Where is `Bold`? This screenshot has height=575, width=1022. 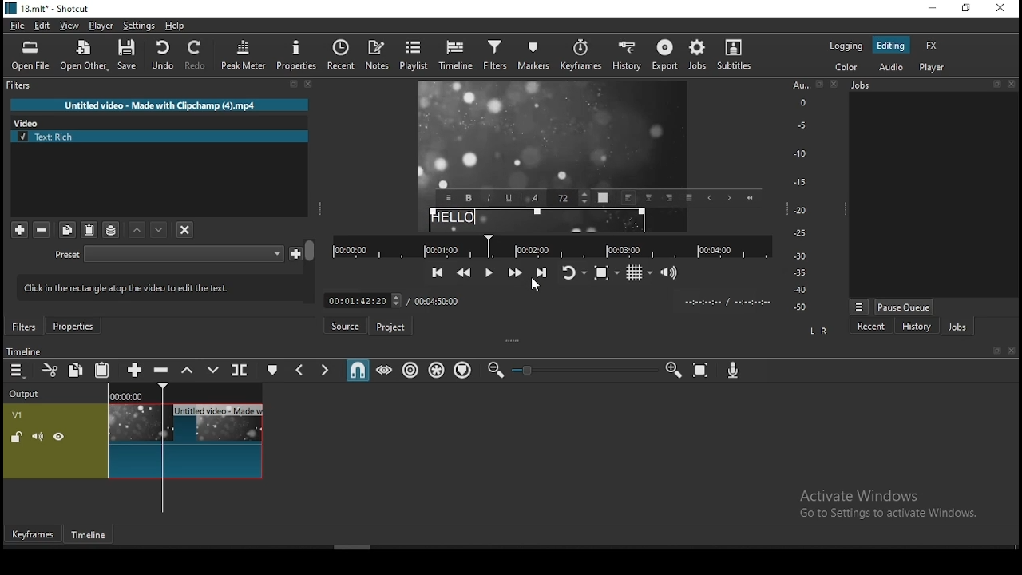
Bold is located at coordinates (469, 198).